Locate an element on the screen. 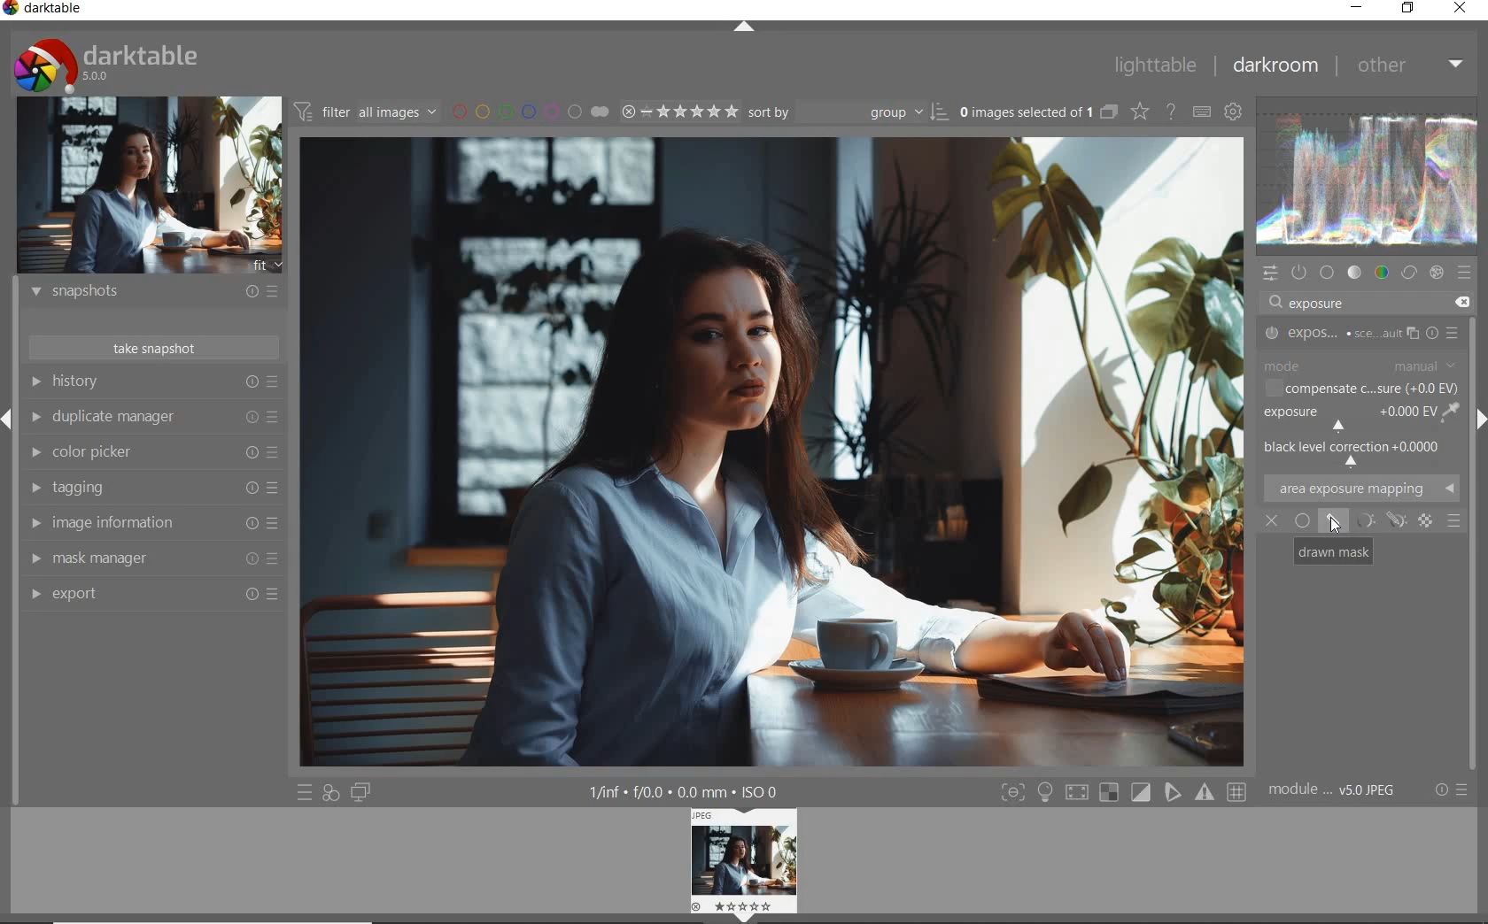 This screenshot has width=1488, height=924. color is located at coordinates (1383, 273).